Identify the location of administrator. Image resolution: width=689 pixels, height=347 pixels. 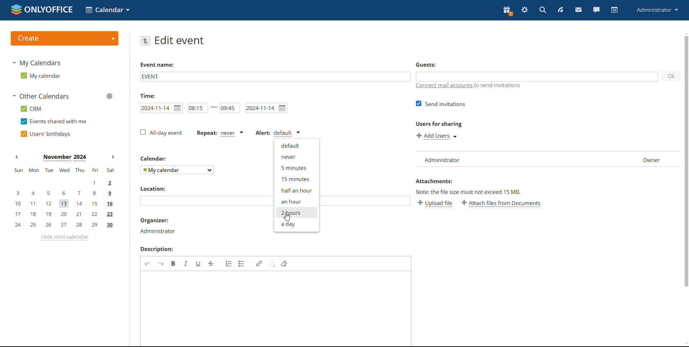
(657, 9).